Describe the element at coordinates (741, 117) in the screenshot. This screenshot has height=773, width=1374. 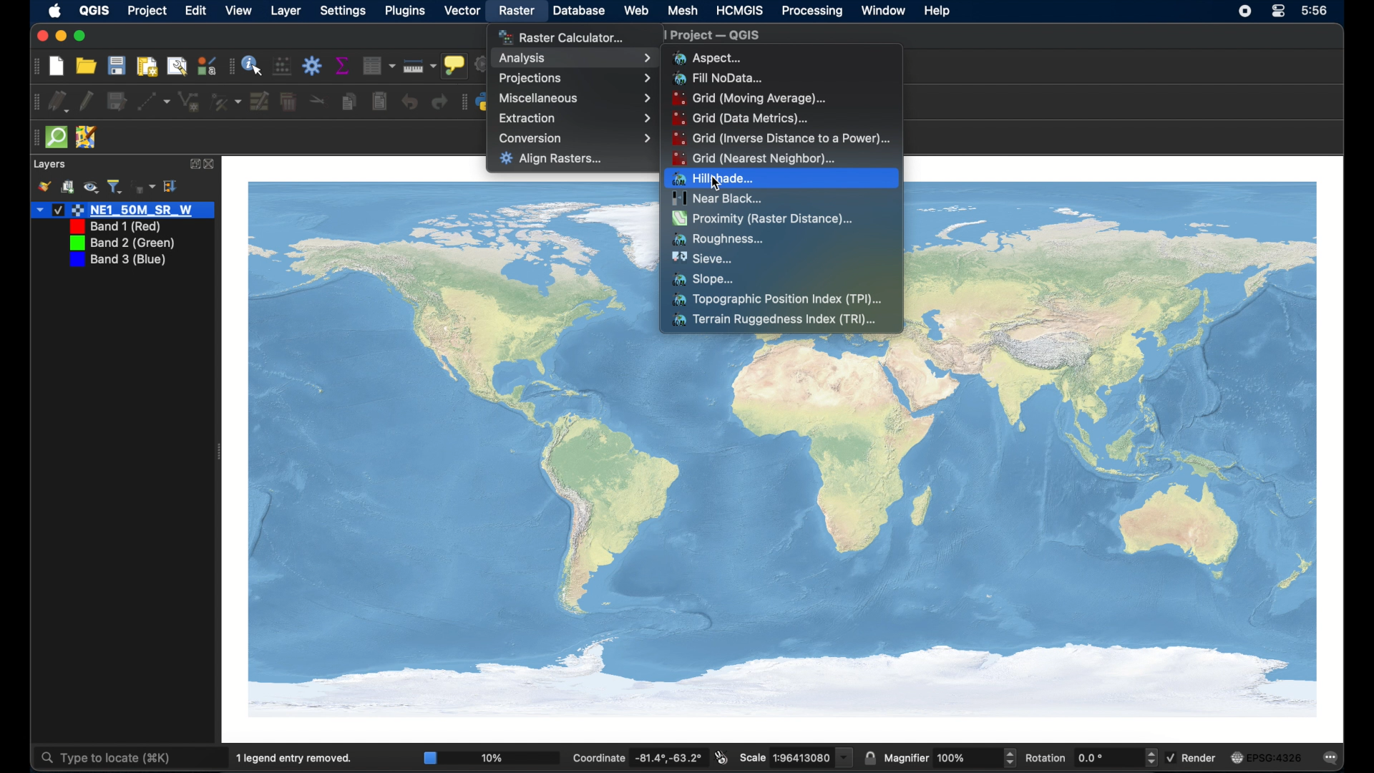
I see `grid (data metrics)` at that location.